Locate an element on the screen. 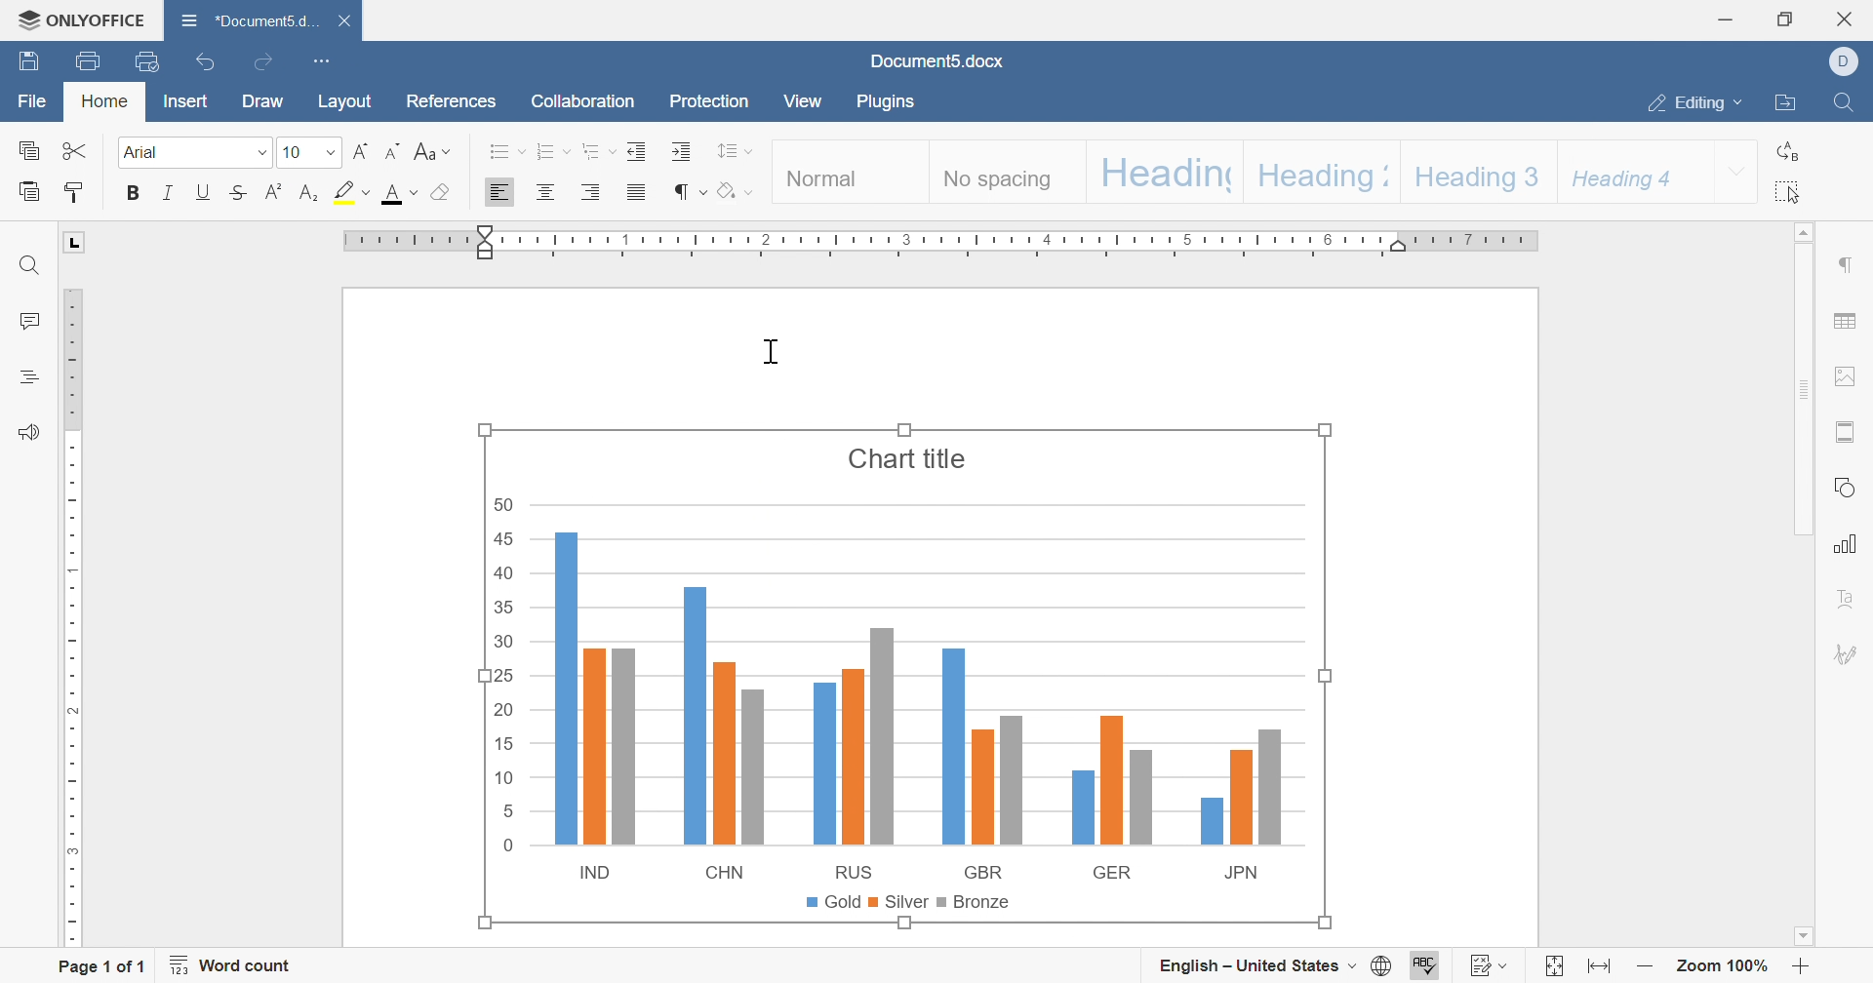 The width and height of the screenshot is (1873, 983). home is located at coordinates (105, 99).